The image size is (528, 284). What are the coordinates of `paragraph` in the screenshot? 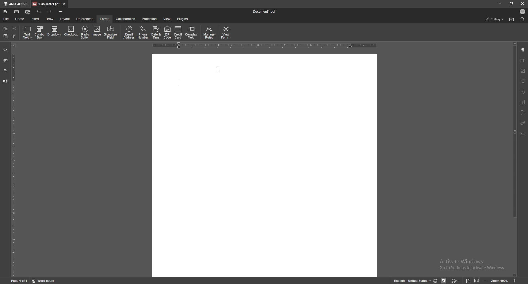 It's located at (523, 50).